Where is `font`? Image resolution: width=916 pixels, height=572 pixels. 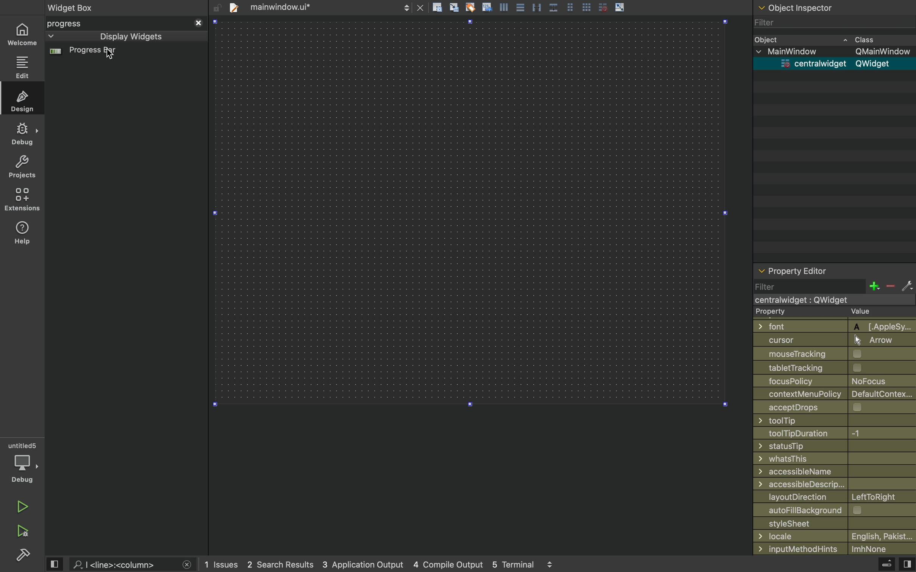 font is located at coordinates (830, 325).